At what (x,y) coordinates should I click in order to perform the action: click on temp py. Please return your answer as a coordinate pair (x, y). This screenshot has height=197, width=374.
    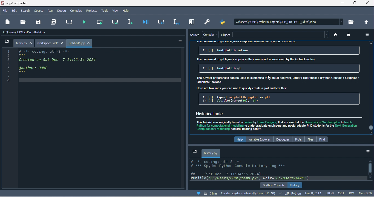
    Looking at the image, I should click on (19, 43).